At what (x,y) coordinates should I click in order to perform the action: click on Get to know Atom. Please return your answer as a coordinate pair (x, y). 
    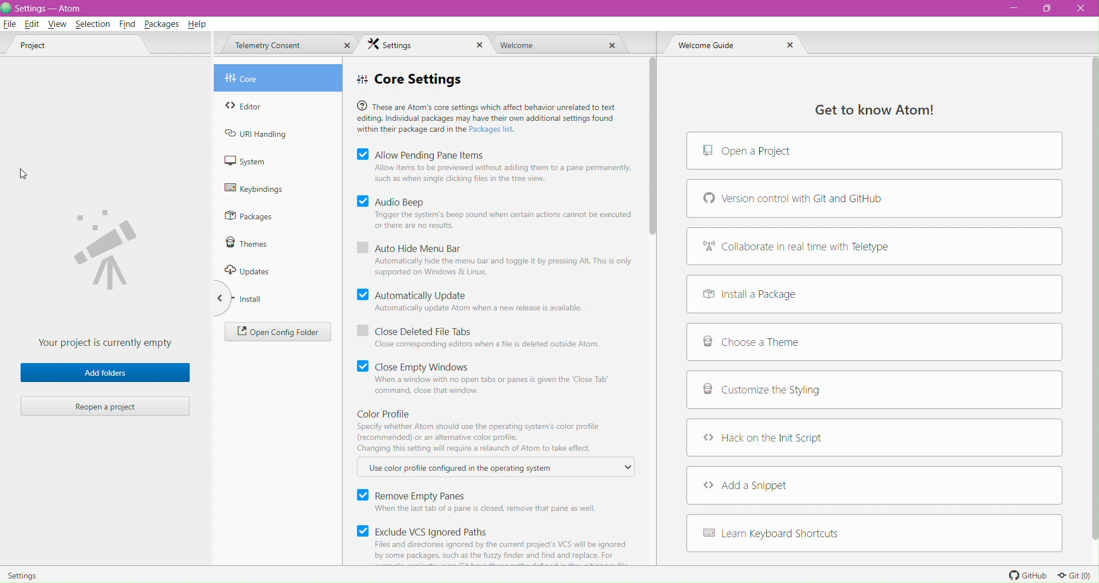
    Looking at the image, I should click on (869, 108).